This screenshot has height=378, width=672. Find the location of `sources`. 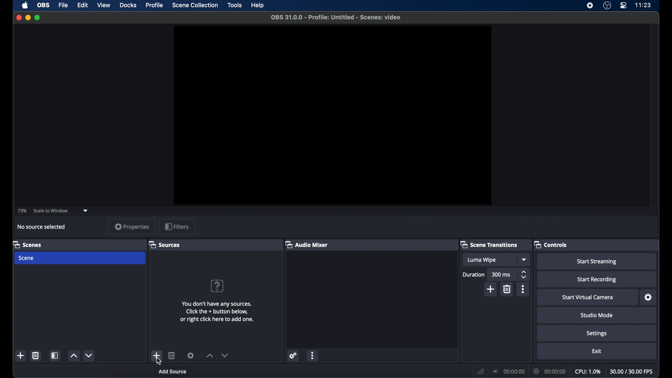

sources is located at coordinates (164, 244).